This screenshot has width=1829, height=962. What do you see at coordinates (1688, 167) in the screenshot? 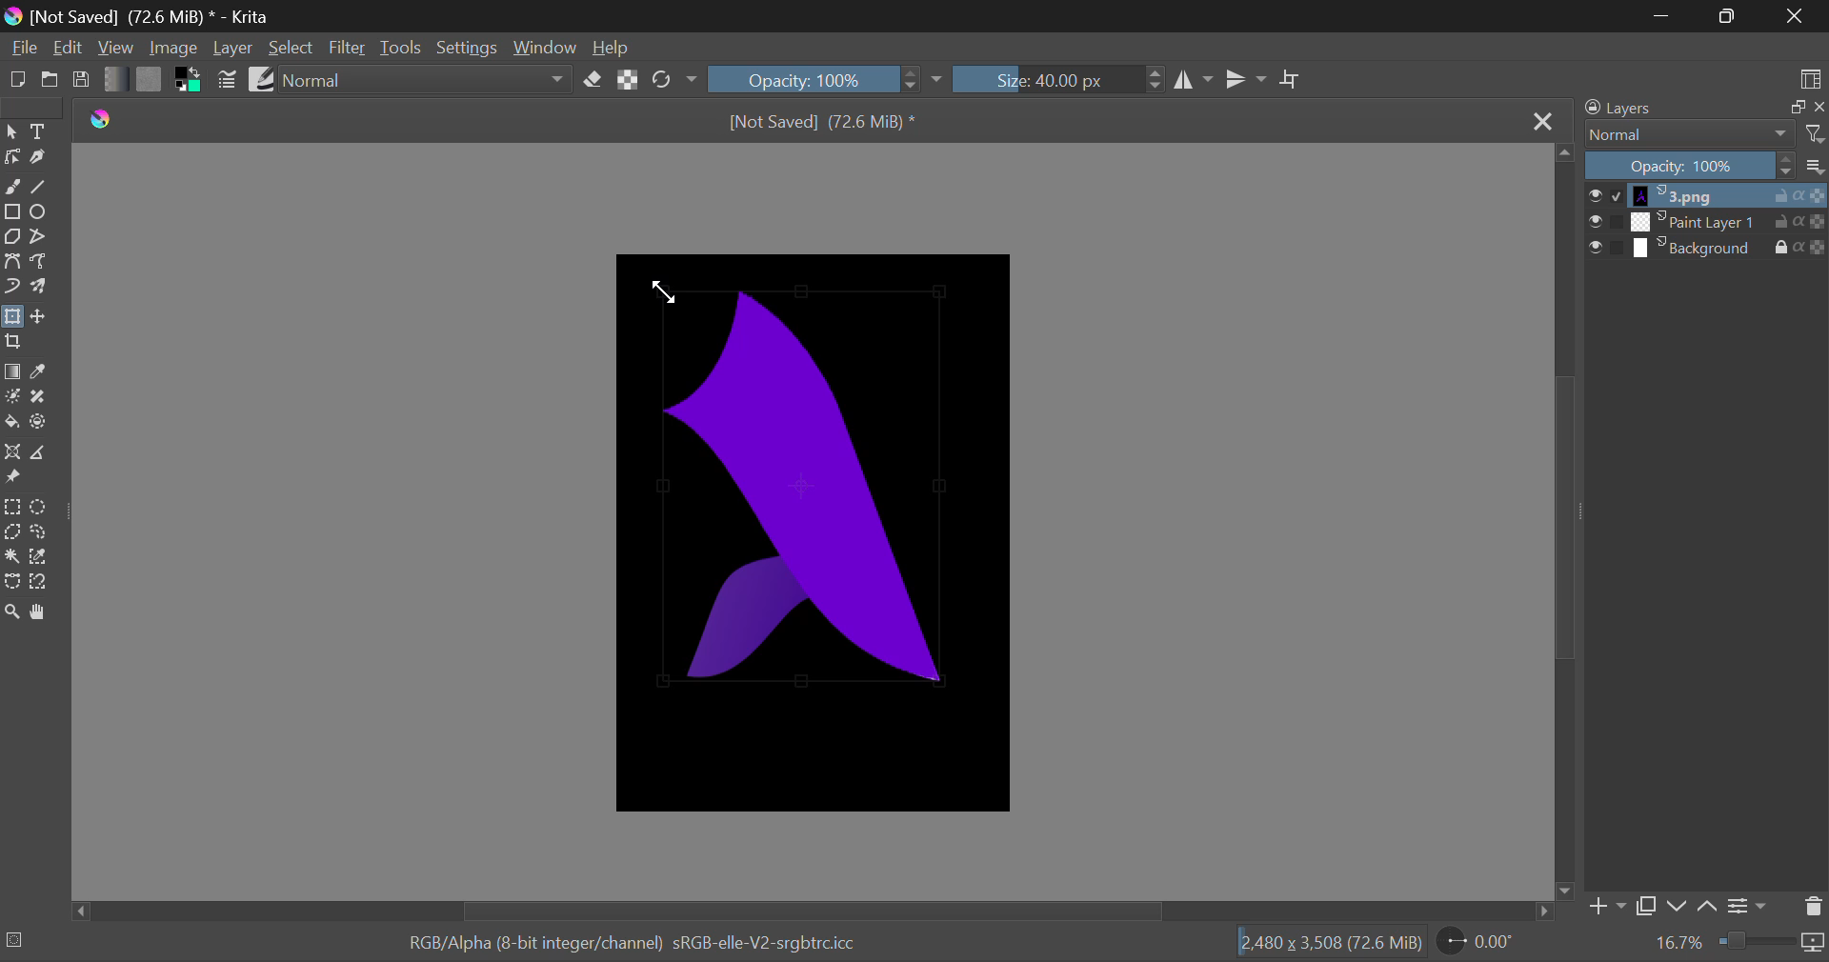
I see `Opacity` at bounding box center [1688, 167].